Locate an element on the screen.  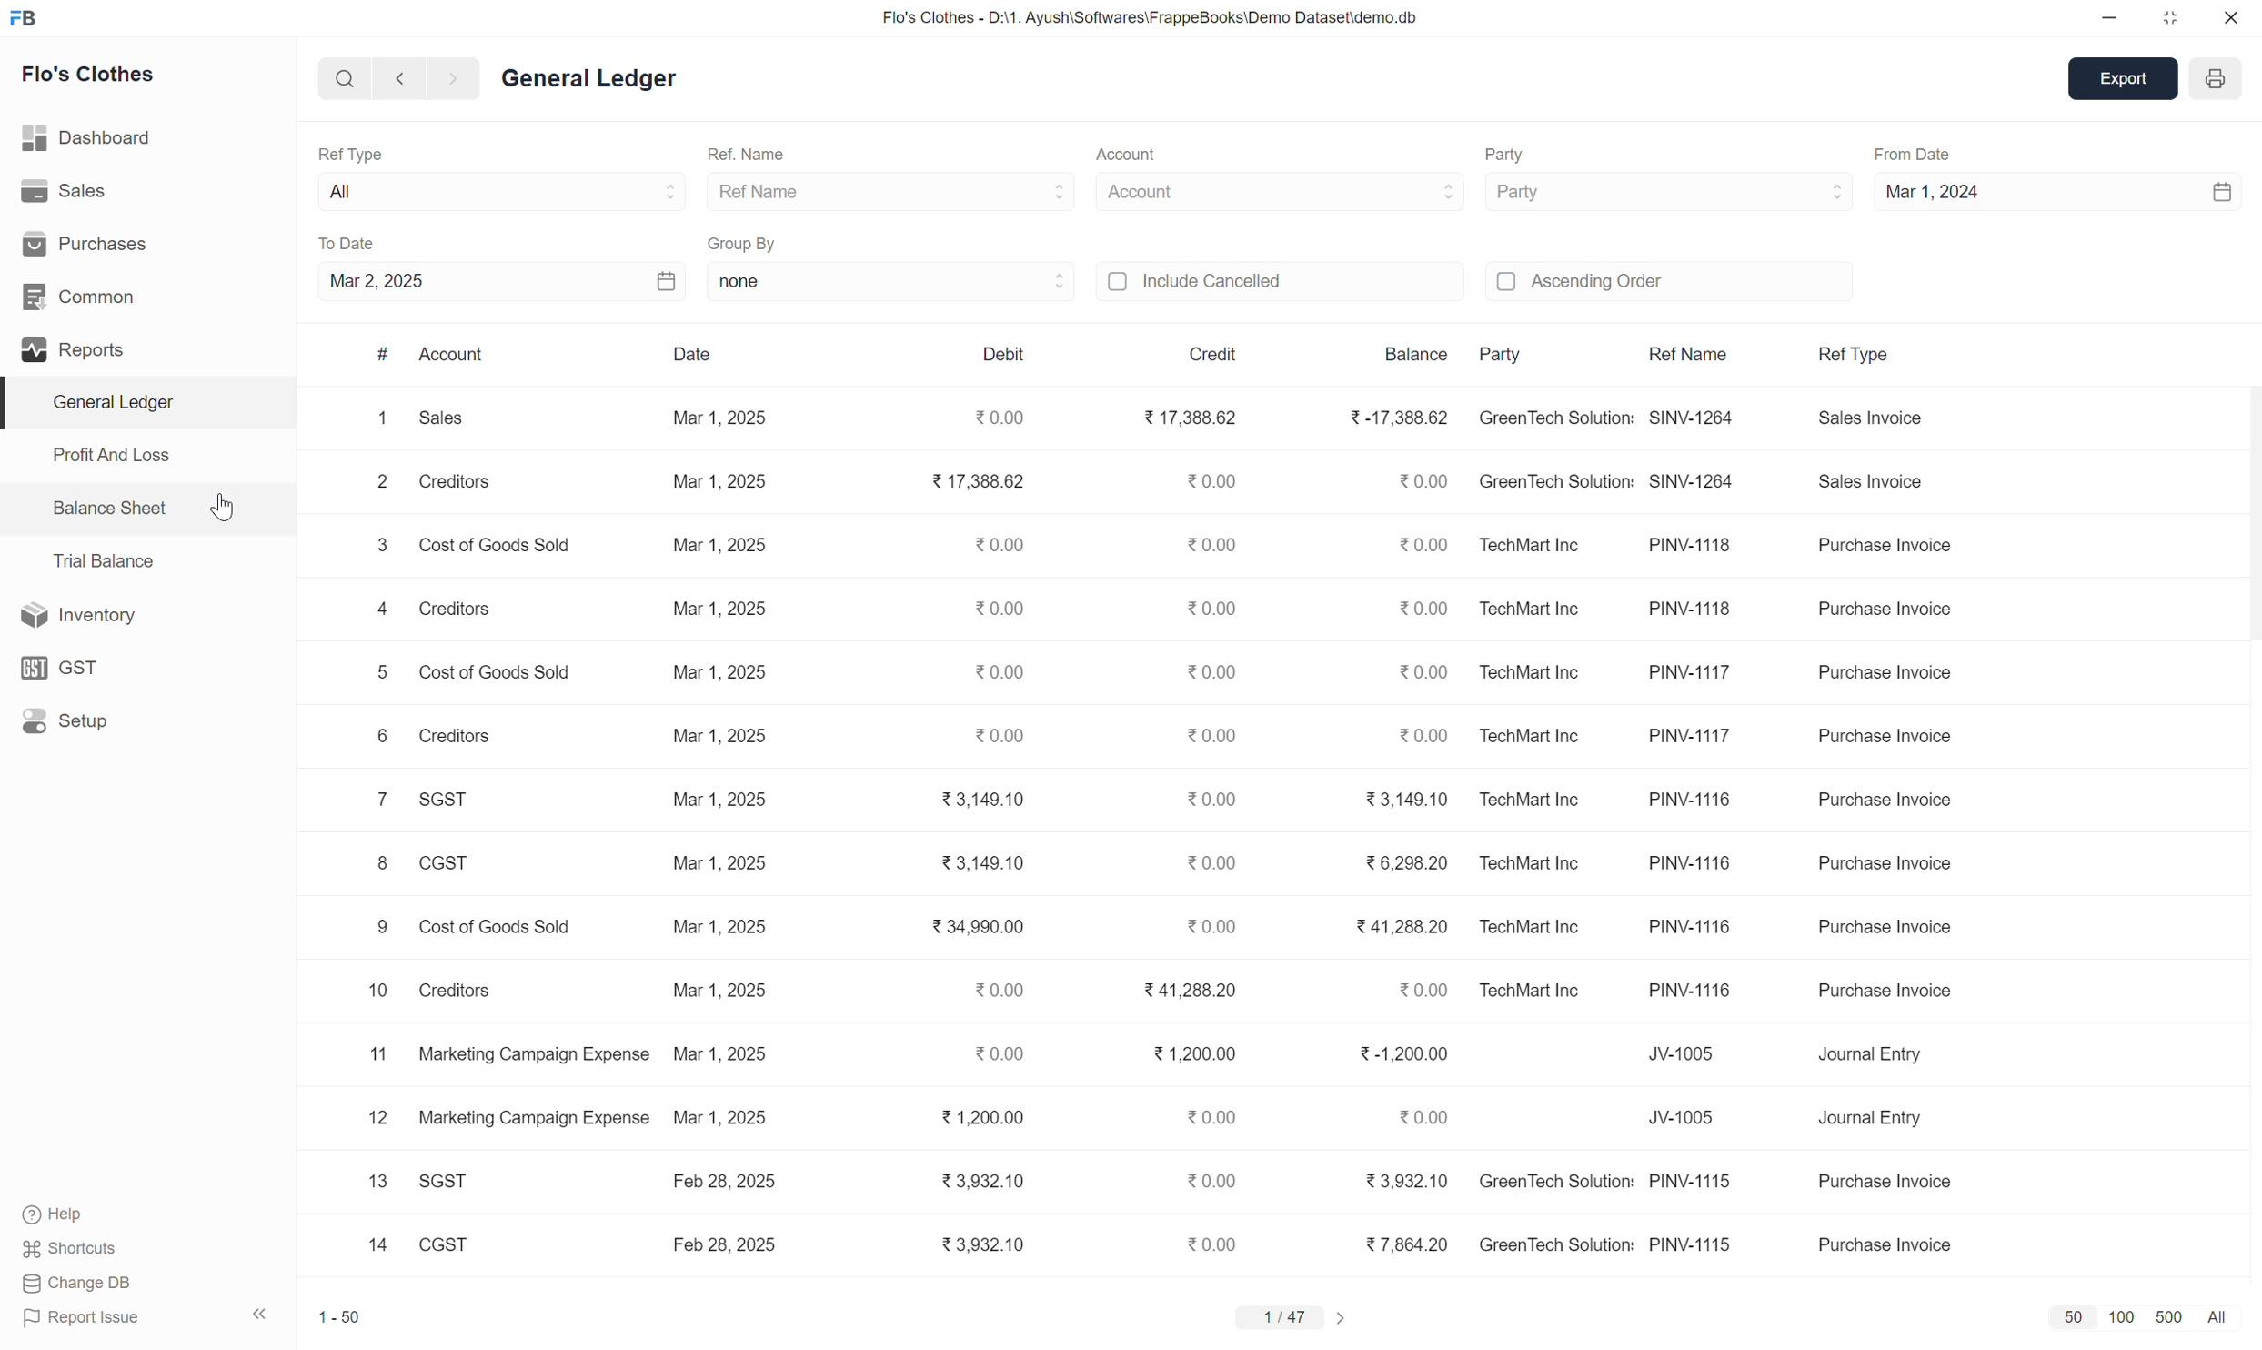
13 is located at coordinates (377, 1181).